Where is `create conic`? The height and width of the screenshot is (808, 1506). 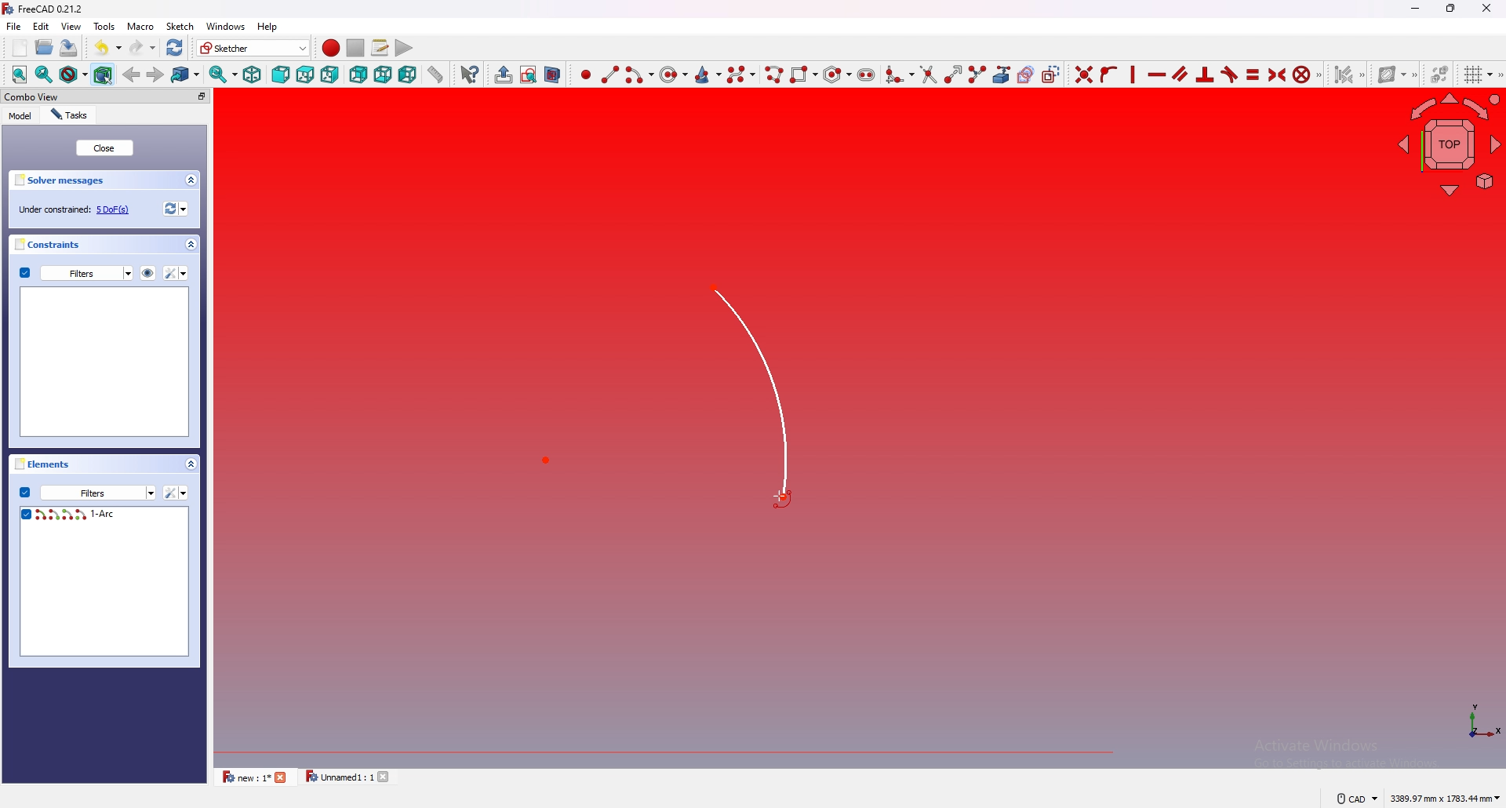
create conic is located at coordinates (707, 74).